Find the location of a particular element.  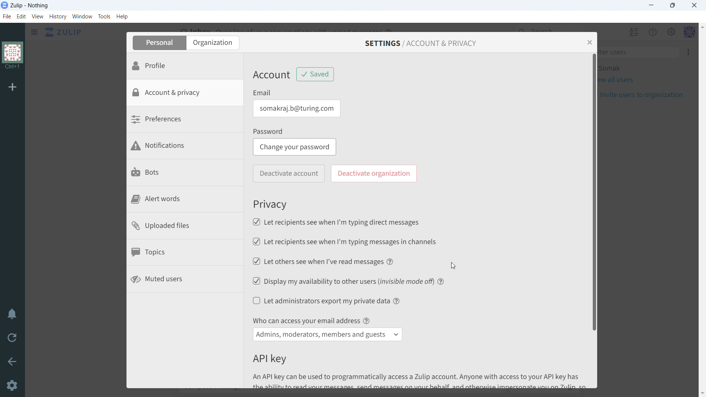

deactivate organization is located at coordinates (374, 173).